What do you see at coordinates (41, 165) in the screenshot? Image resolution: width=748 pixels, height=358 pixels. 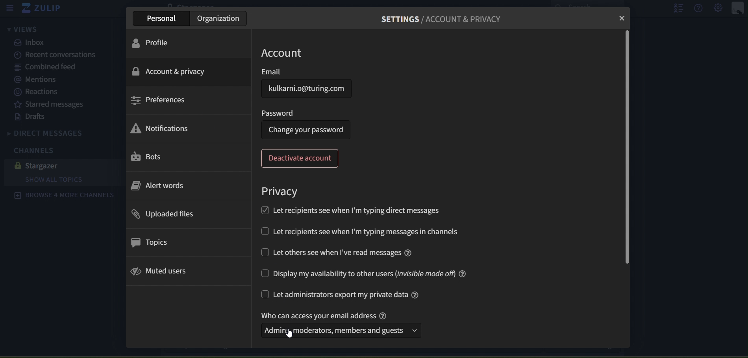 I see `stargazer` at bounding box center [41, 165].